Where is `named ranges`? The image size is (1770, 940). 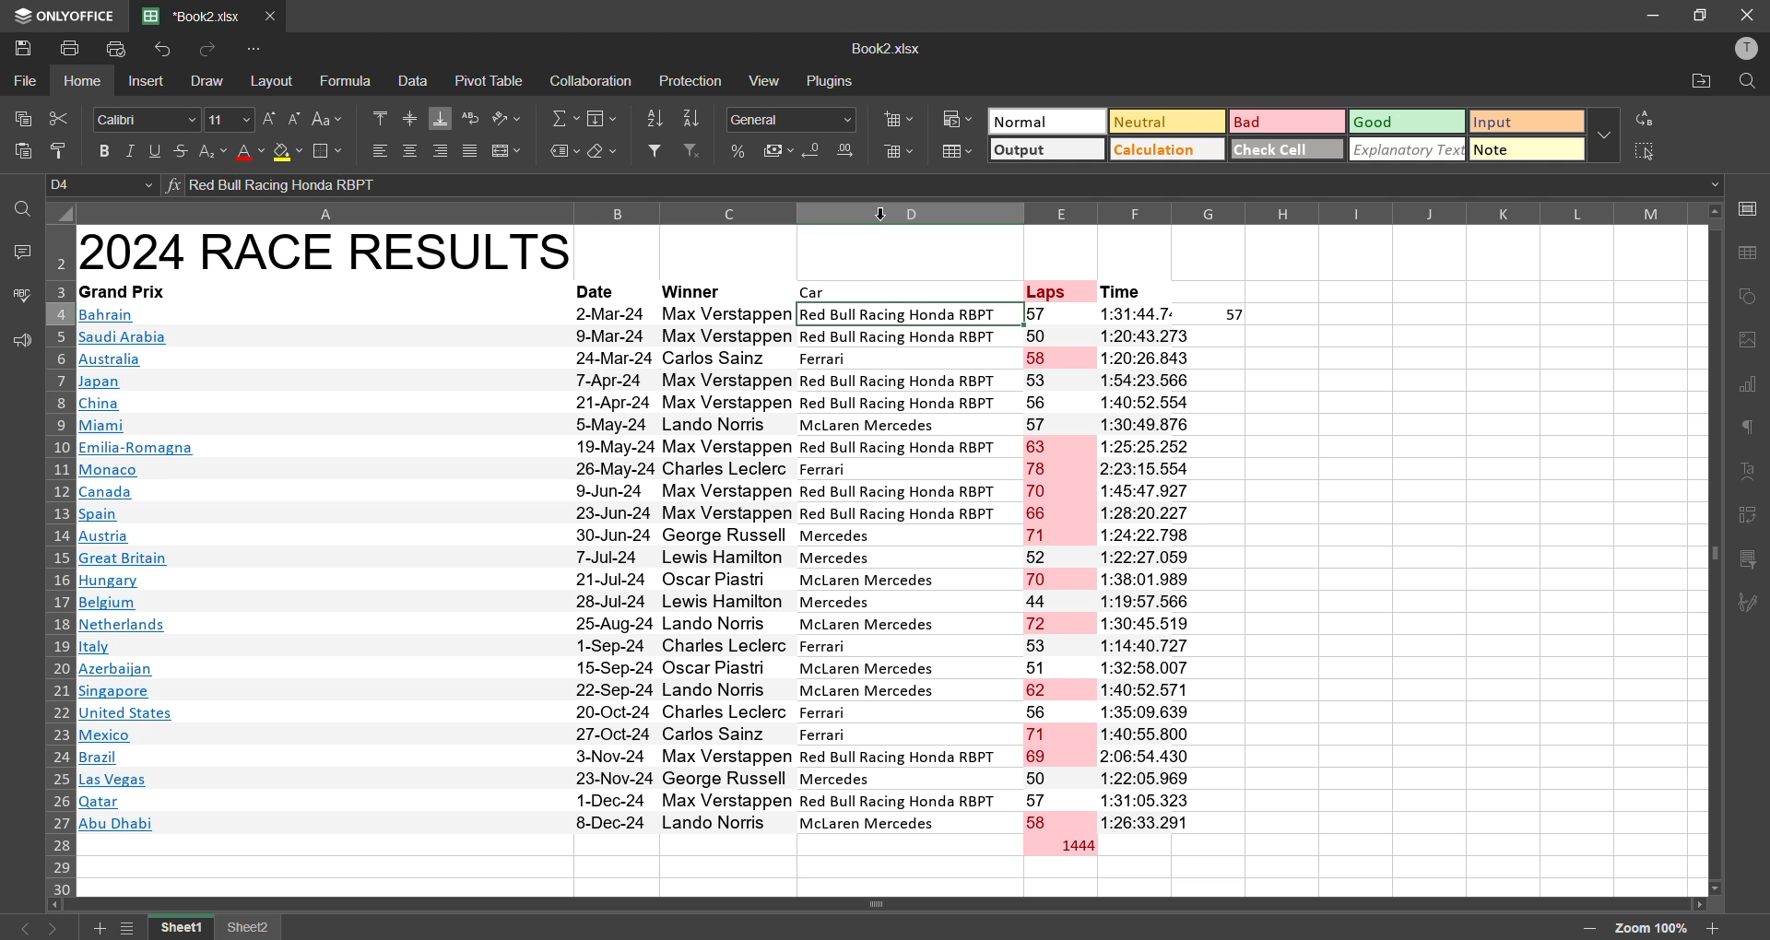
named ranges is located at coordinates (564, 152).